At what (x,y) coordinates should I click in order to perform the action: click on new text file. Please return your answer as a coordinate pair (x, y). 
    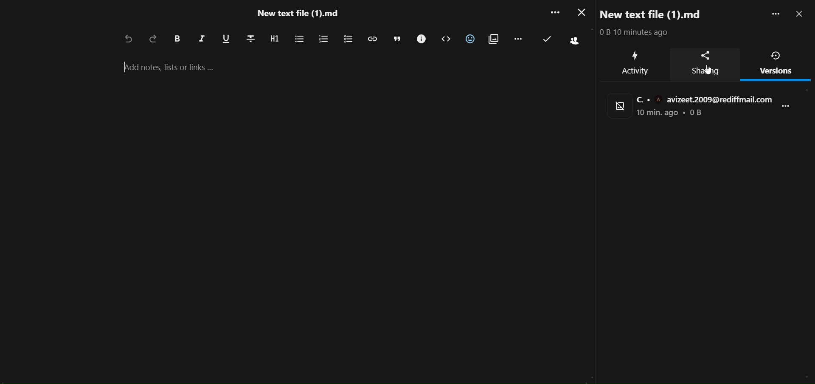
    Looking at the image, I should click on (660, 14).